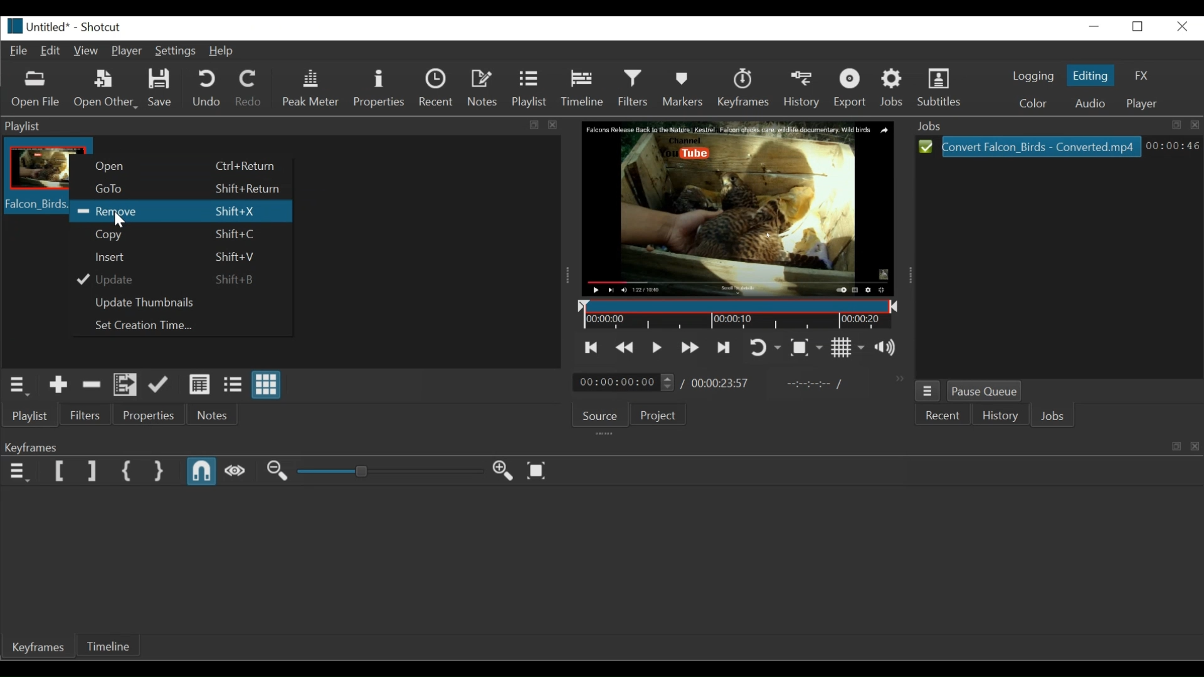  Describe the element at coordinates (765, 347) in the screenshot. I see `Toggle player looping` at that location.